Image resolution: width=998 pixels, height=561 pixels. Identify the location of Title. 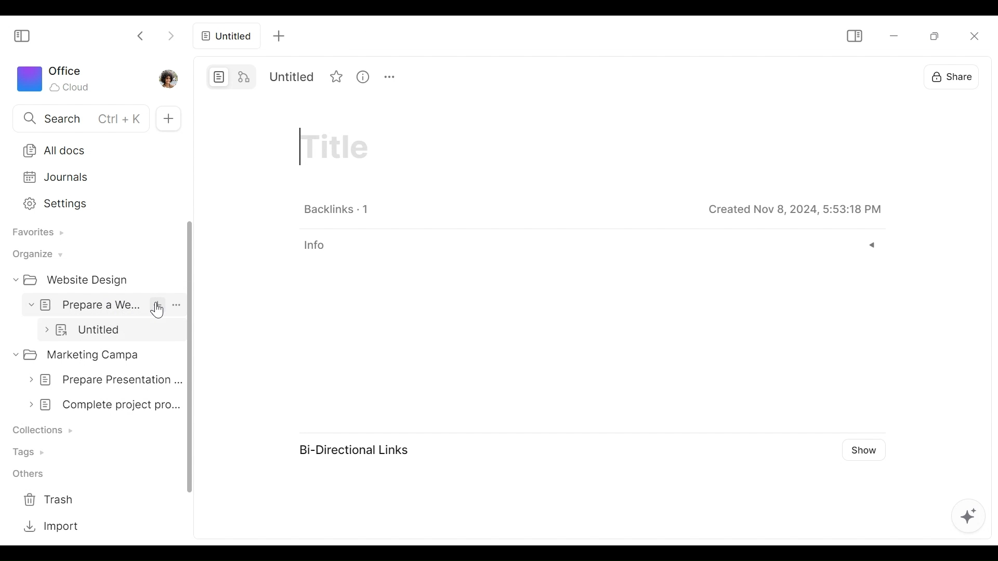
(514, 152).